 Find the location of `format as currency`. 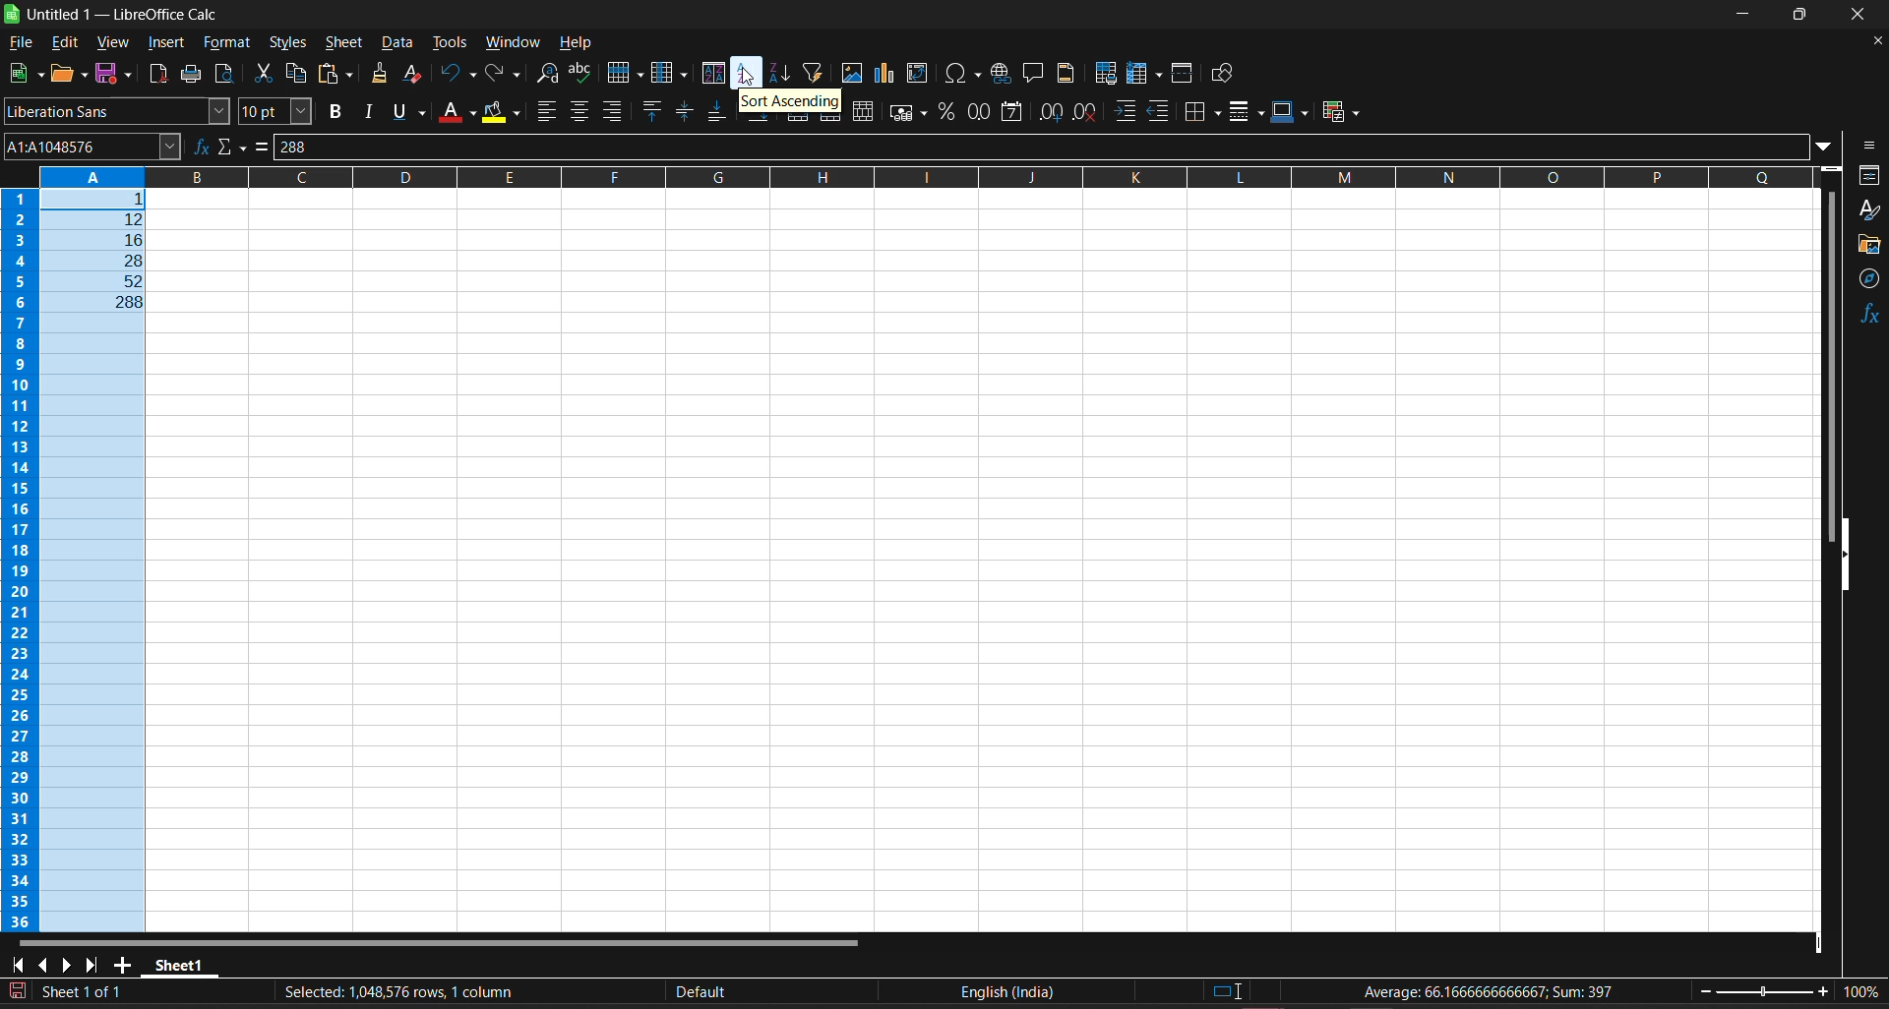

format as currency is located at coordinates (905, 109).